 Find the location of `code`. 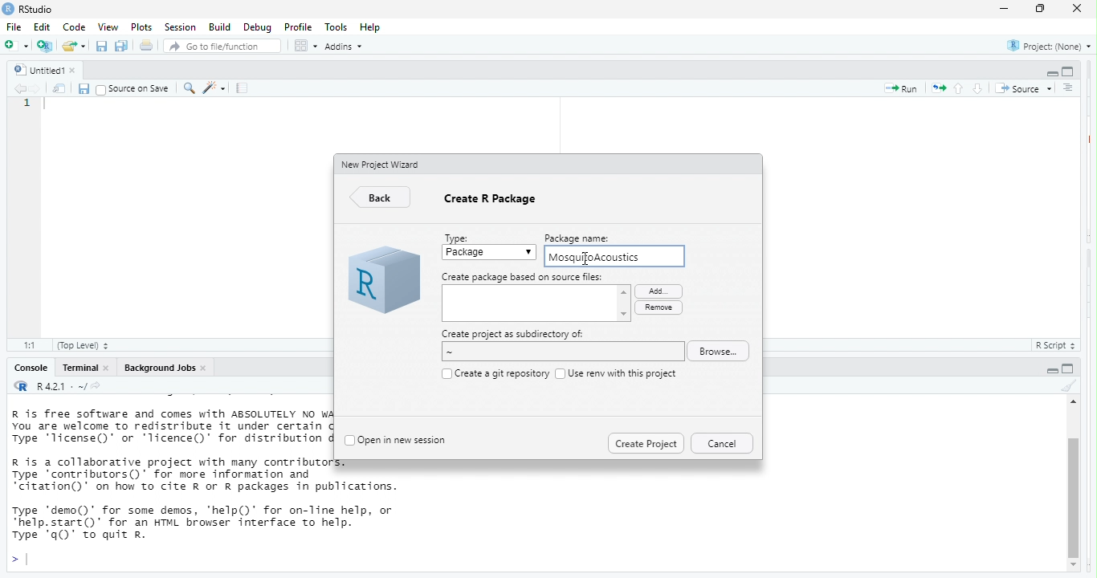

code is located at coordinates (75, 28).